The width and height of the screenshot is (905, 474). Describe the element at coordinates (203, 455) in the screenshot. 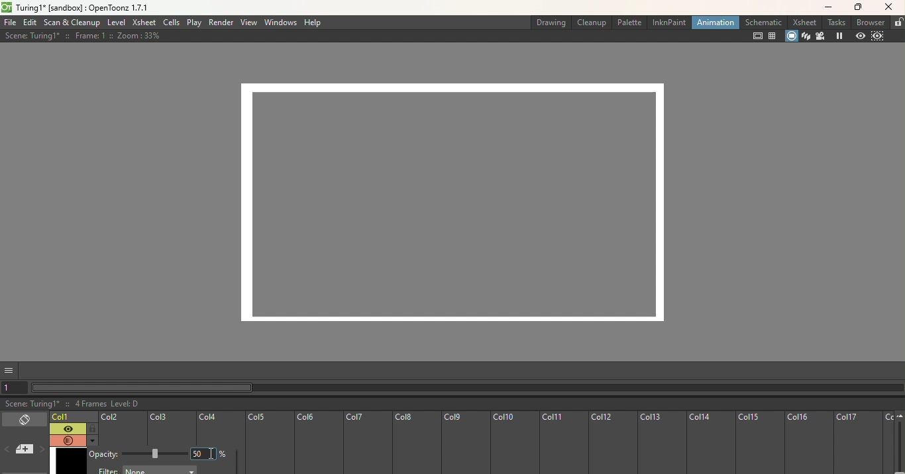

I see `Type` at that location.